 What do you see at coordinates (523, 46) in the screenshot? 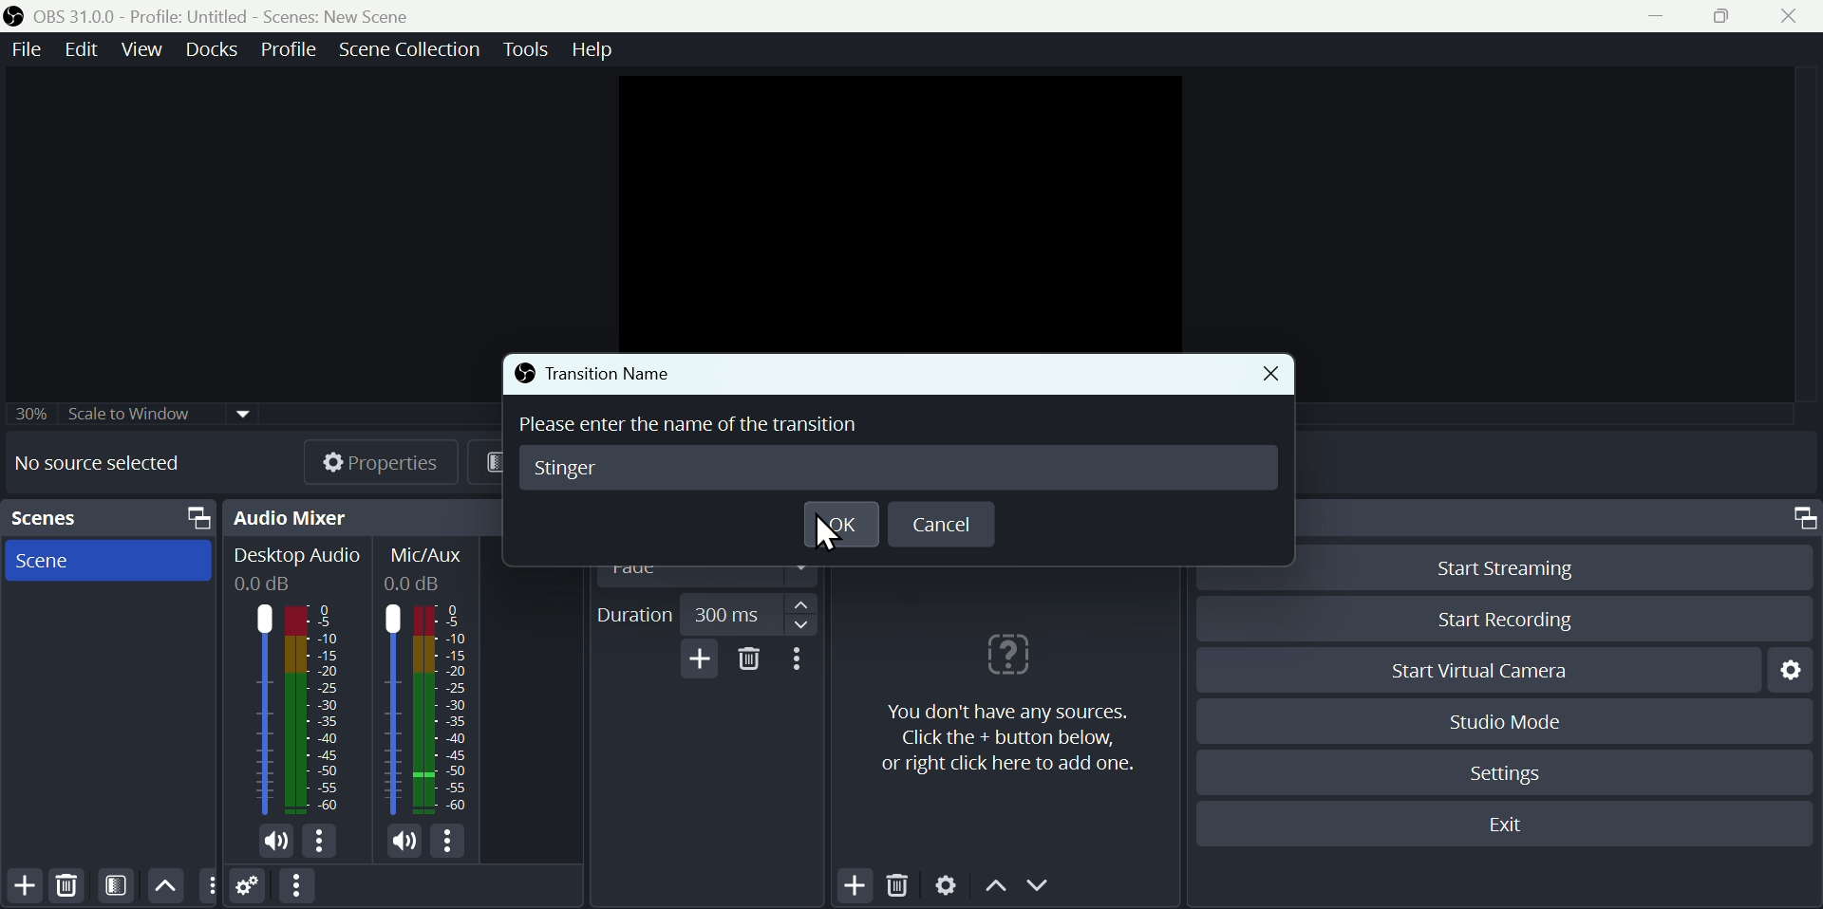
I see `` at bounding box center [523, 46].